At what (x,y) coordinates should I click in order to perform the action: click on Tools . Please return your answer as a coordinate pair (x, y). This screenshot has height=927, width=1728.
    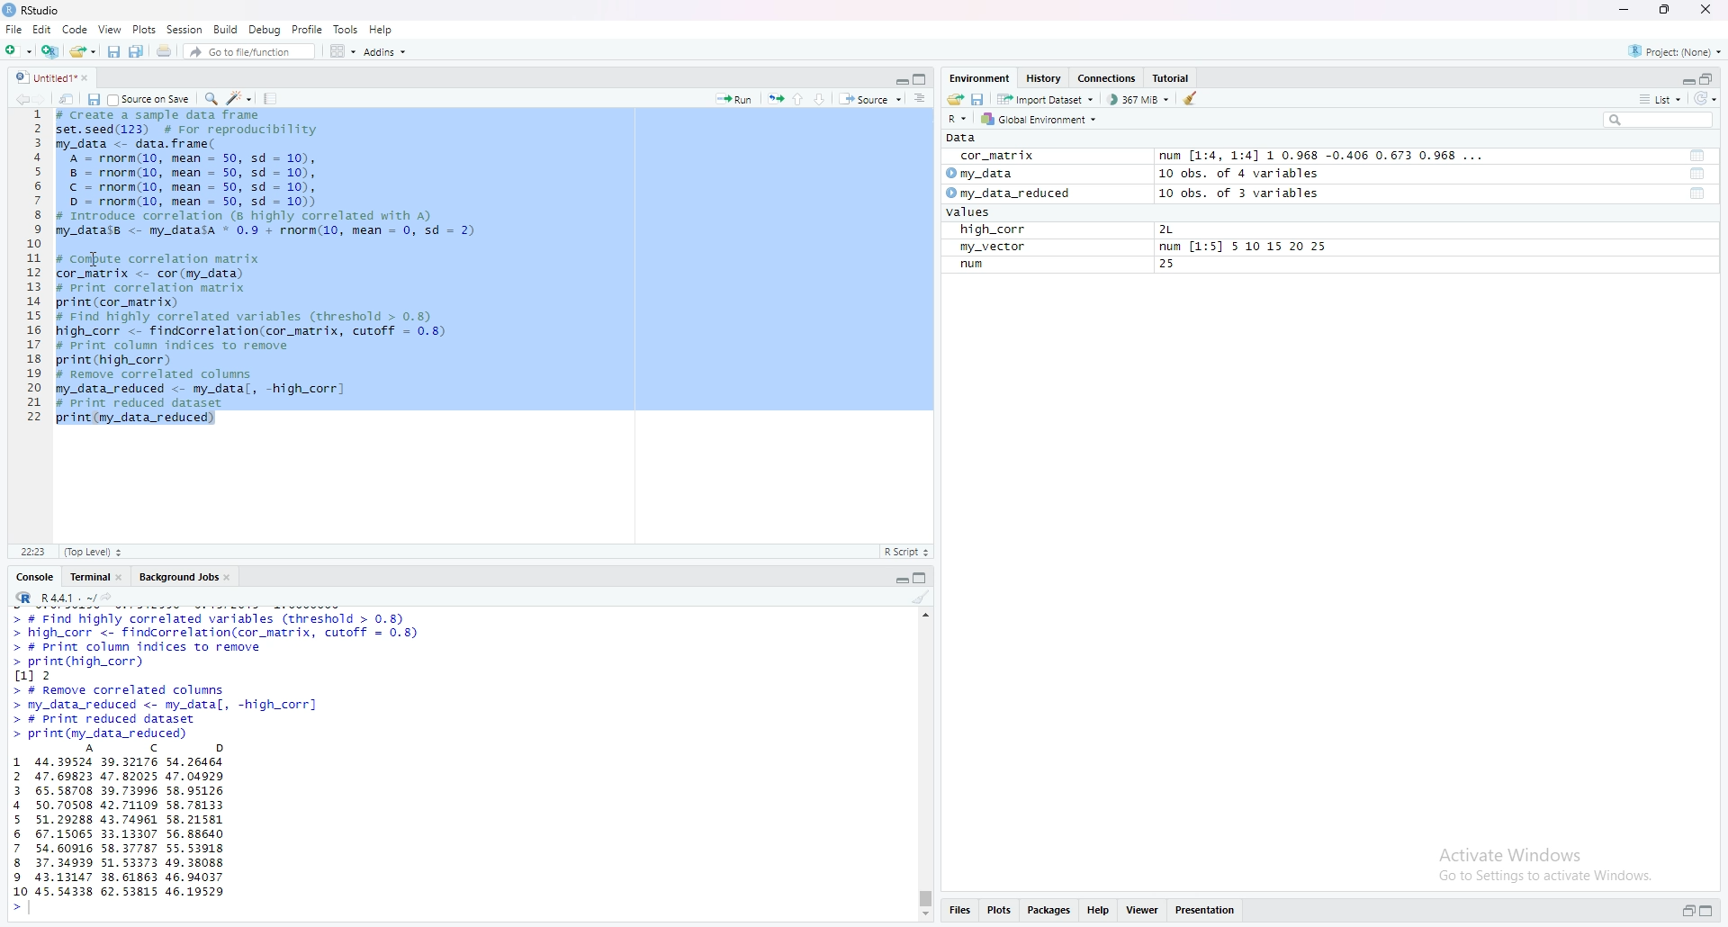
    Looking at the image, I should click on (272, 97).